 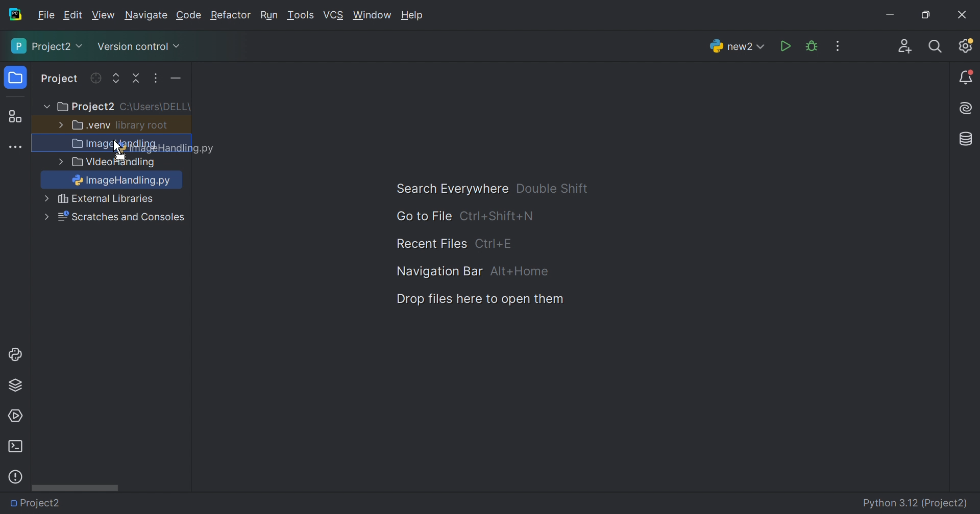 I want to click on More tool windows, so click(x=17, y=147).